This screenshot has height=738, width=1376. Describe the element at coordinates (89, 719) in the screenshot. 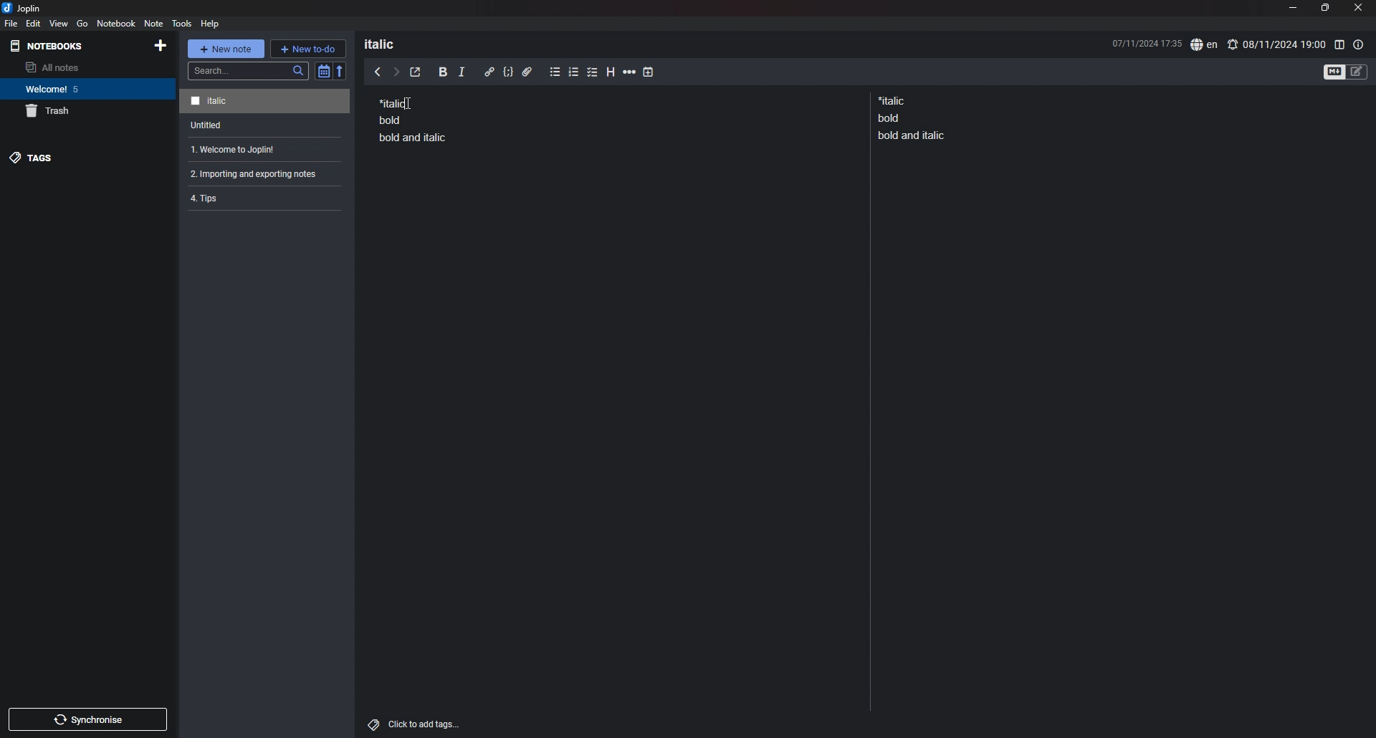

I see `sync` at that location.